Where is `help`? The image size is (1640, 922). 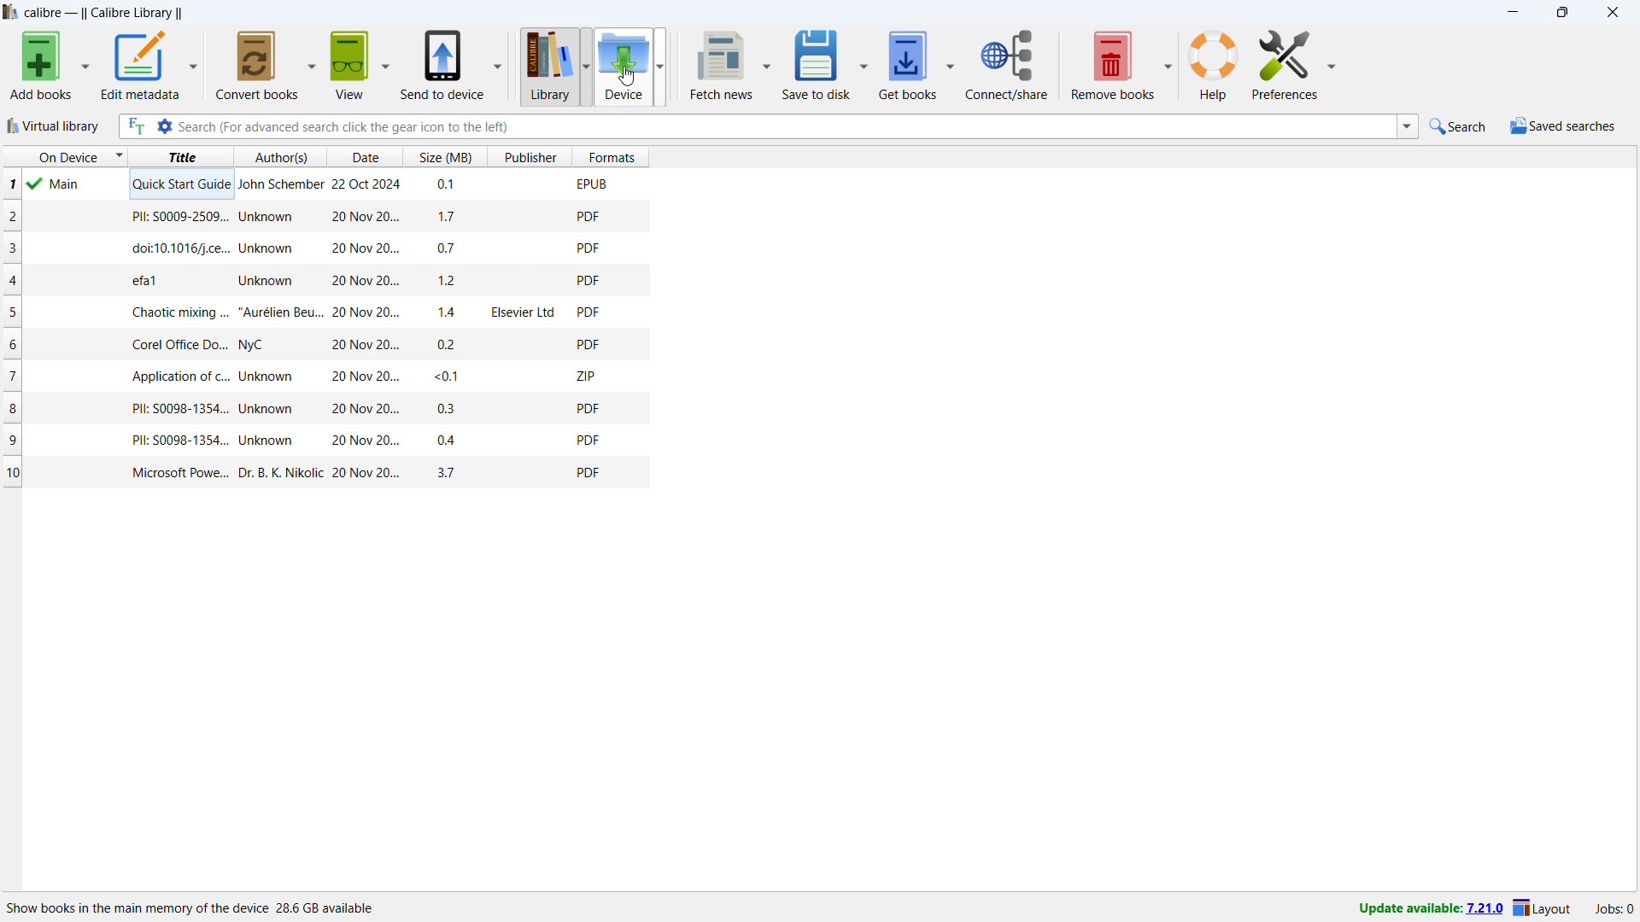 help is located at coordinates (1213, 64).